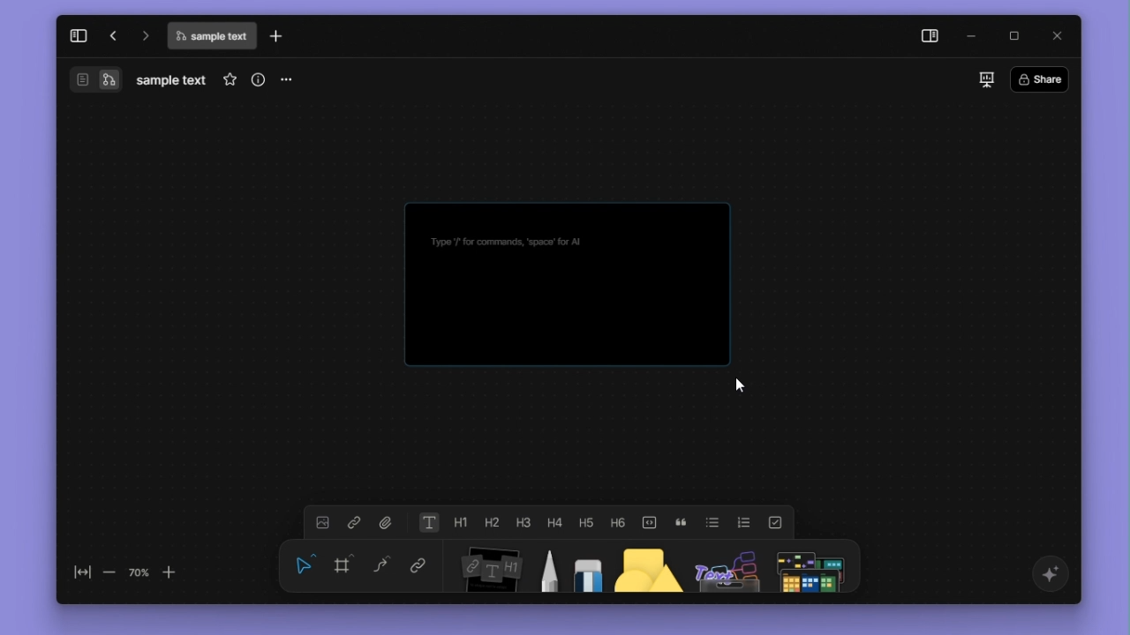 The width and height of the screenshot is (1130, 635). What do you see at coordinates (415, 567) in the screenshot?
I see `link` at bounding box center [415, 567].